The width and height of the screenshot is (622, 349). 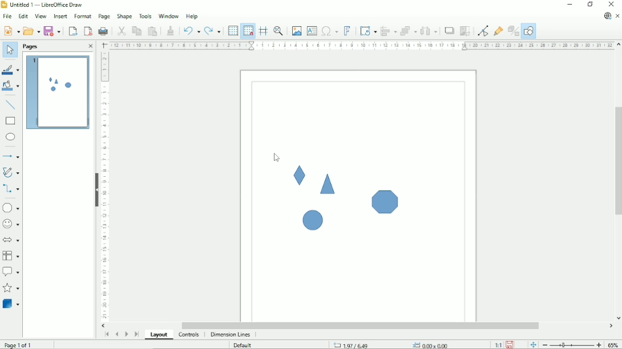 I want to click on Toggle extrusion, so click(x=514, y=30).